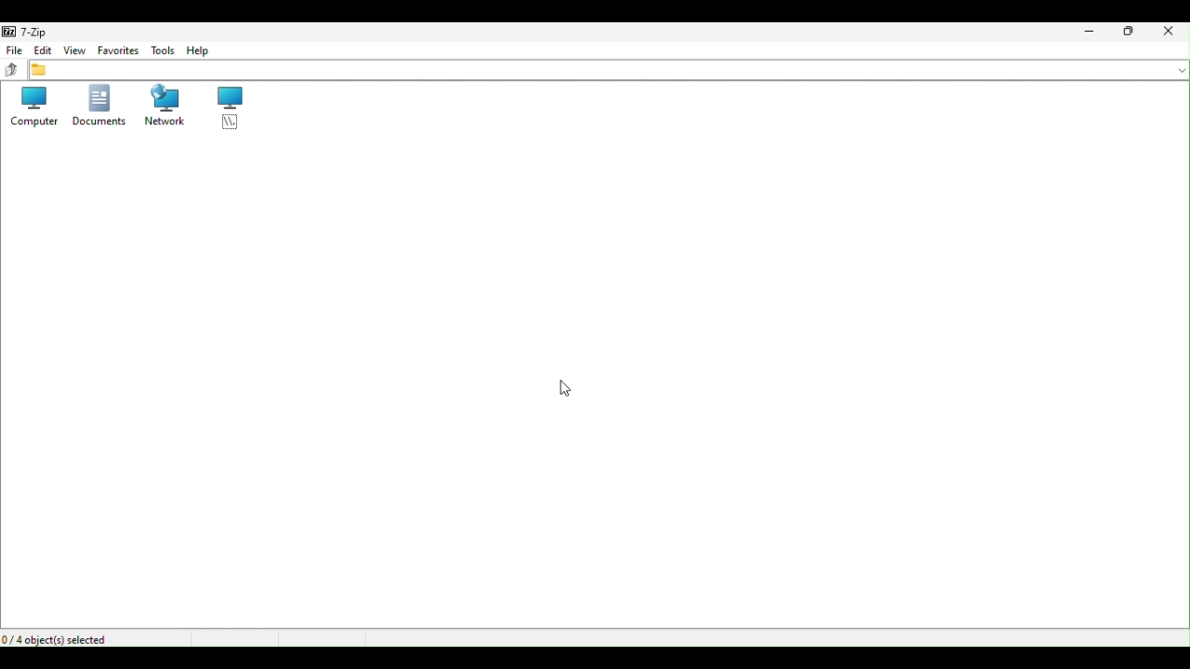  What do you see at coordinates (564, 386) in the screenshot?
I see `cursor` at bounding box center [564, 386].